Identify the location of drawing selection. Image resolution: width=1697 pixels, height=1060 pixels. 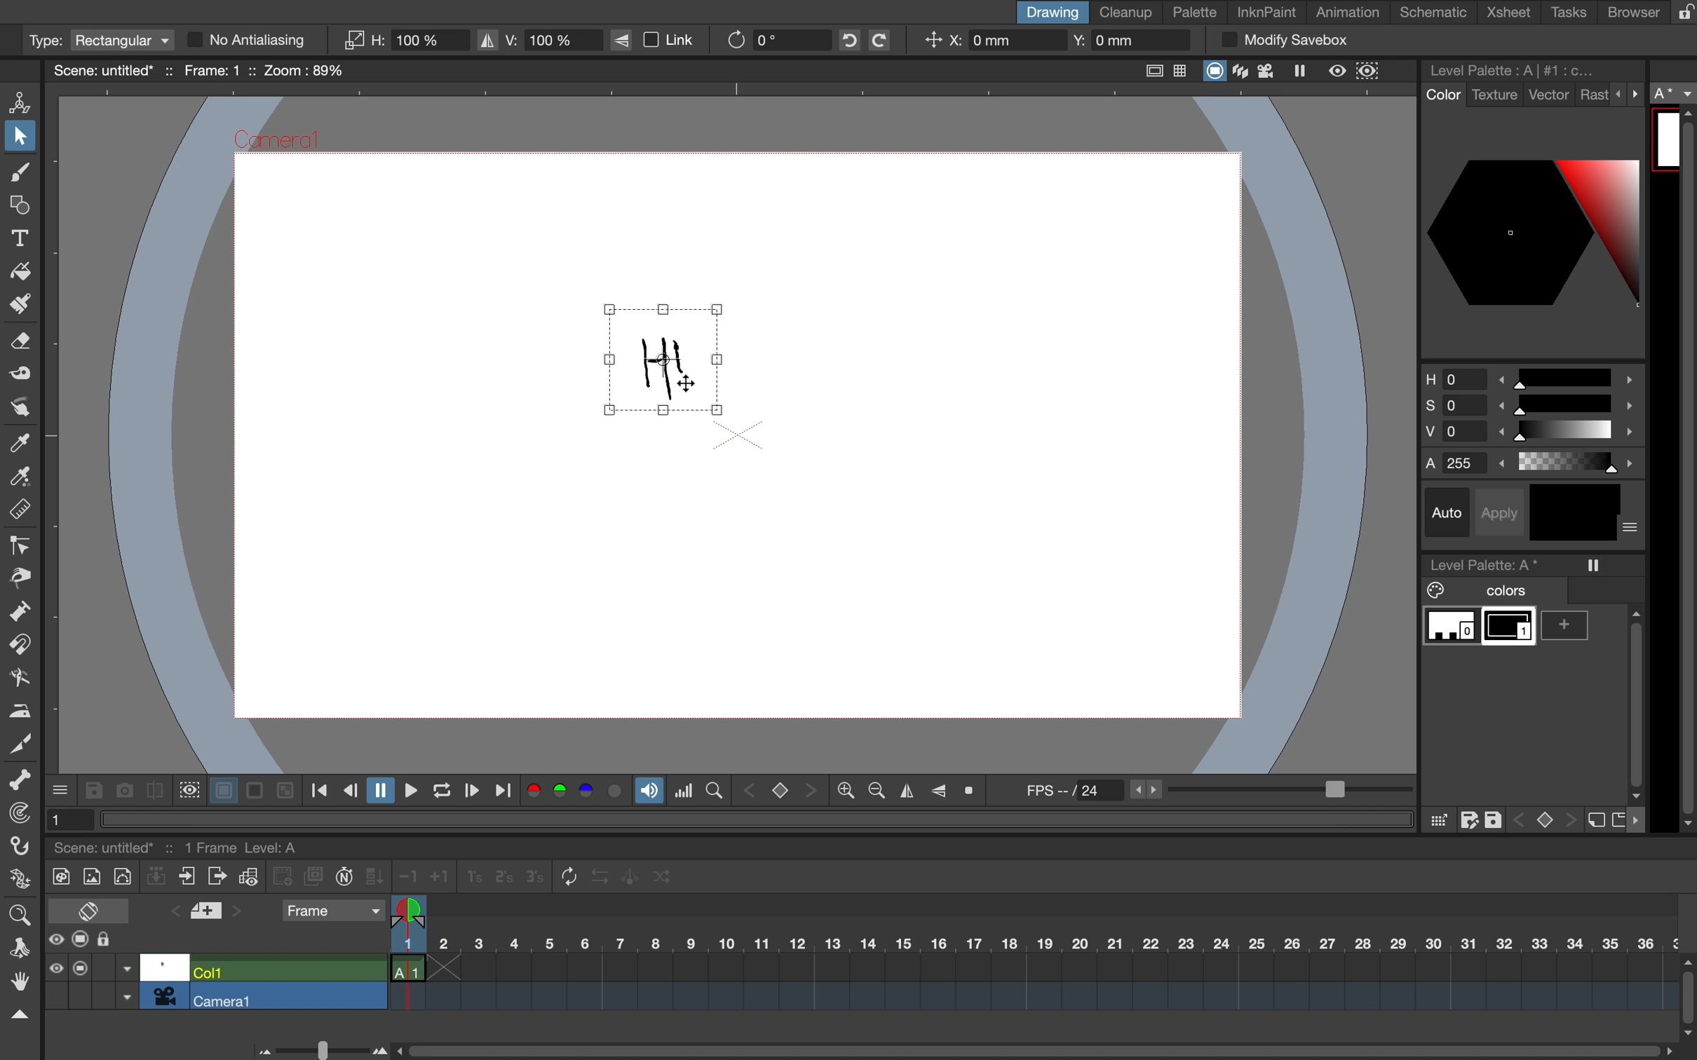
(659, 358).